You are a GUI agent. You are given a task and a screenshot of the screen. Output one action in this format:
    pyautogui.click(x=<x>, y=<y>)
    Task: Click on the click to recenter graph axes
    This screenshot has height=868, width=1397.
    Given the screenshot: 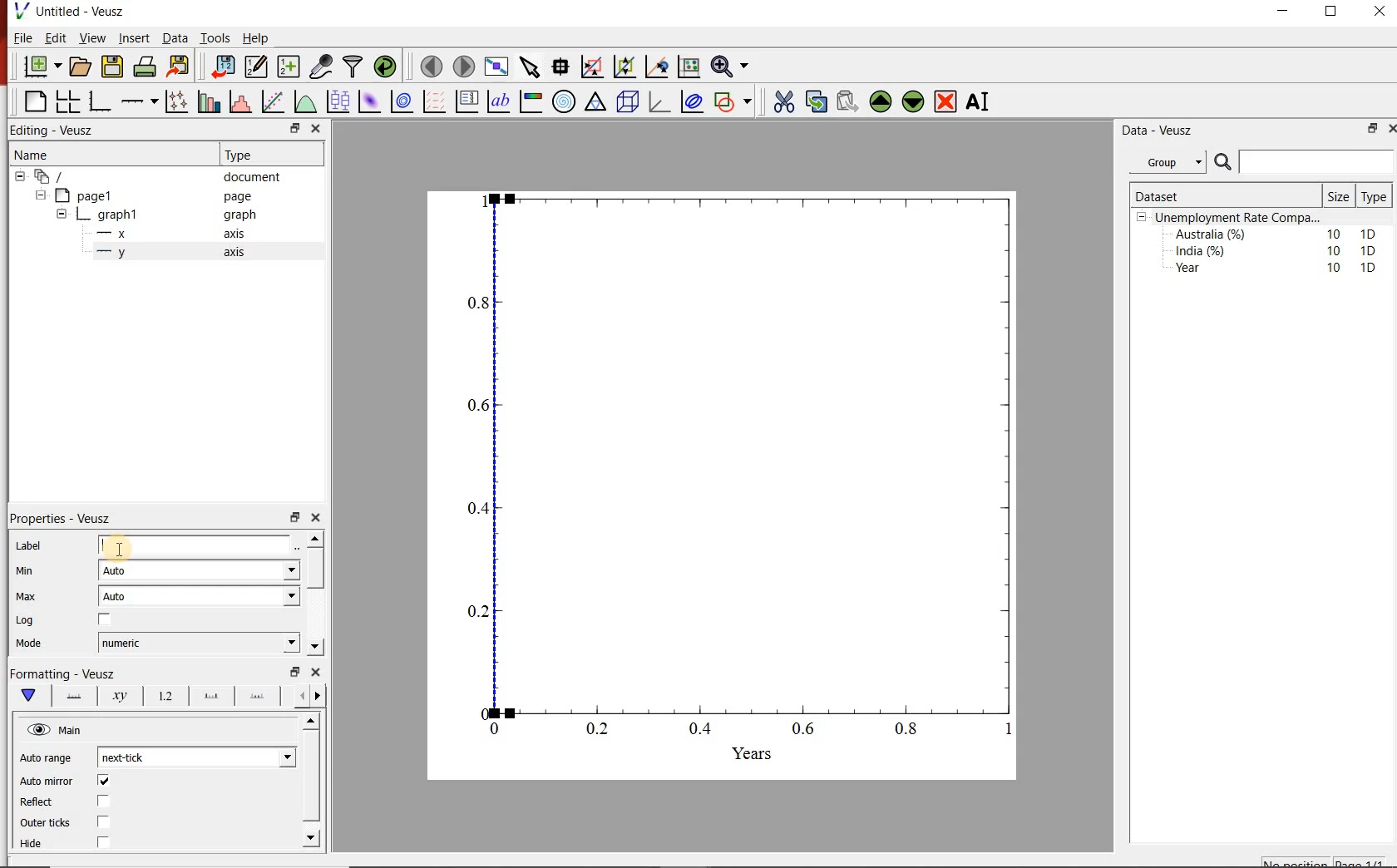 What is the action you would take?
    pyautogui.click(x=658, y=66)
    